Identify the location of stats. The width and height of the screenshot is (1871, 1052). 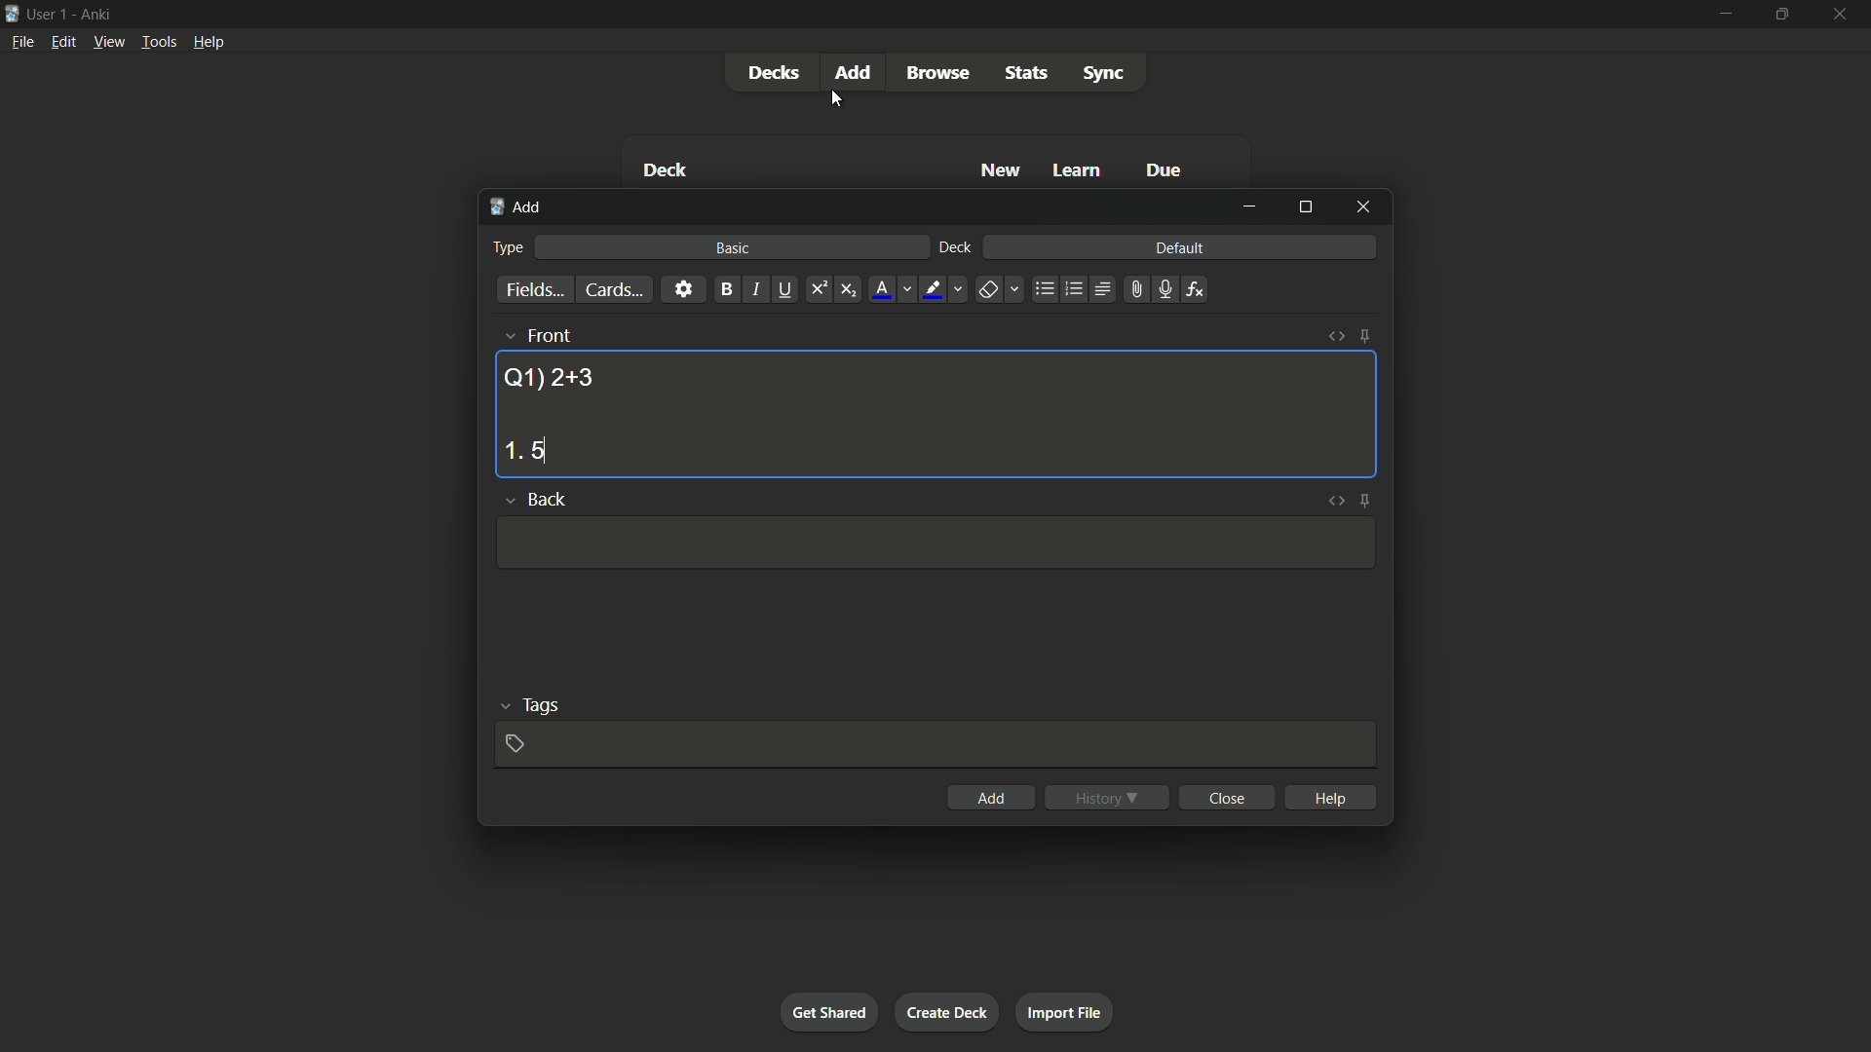
(1028, 73).